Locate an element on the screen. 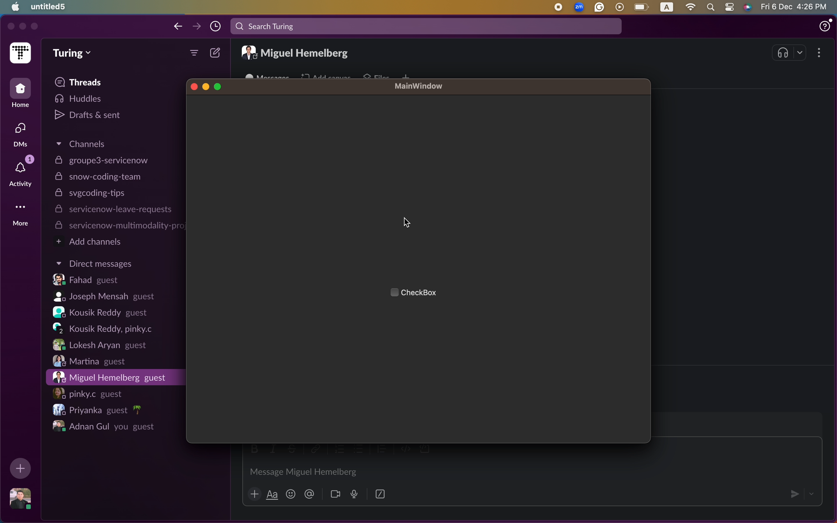  battery is located at coordinates (643, 6).